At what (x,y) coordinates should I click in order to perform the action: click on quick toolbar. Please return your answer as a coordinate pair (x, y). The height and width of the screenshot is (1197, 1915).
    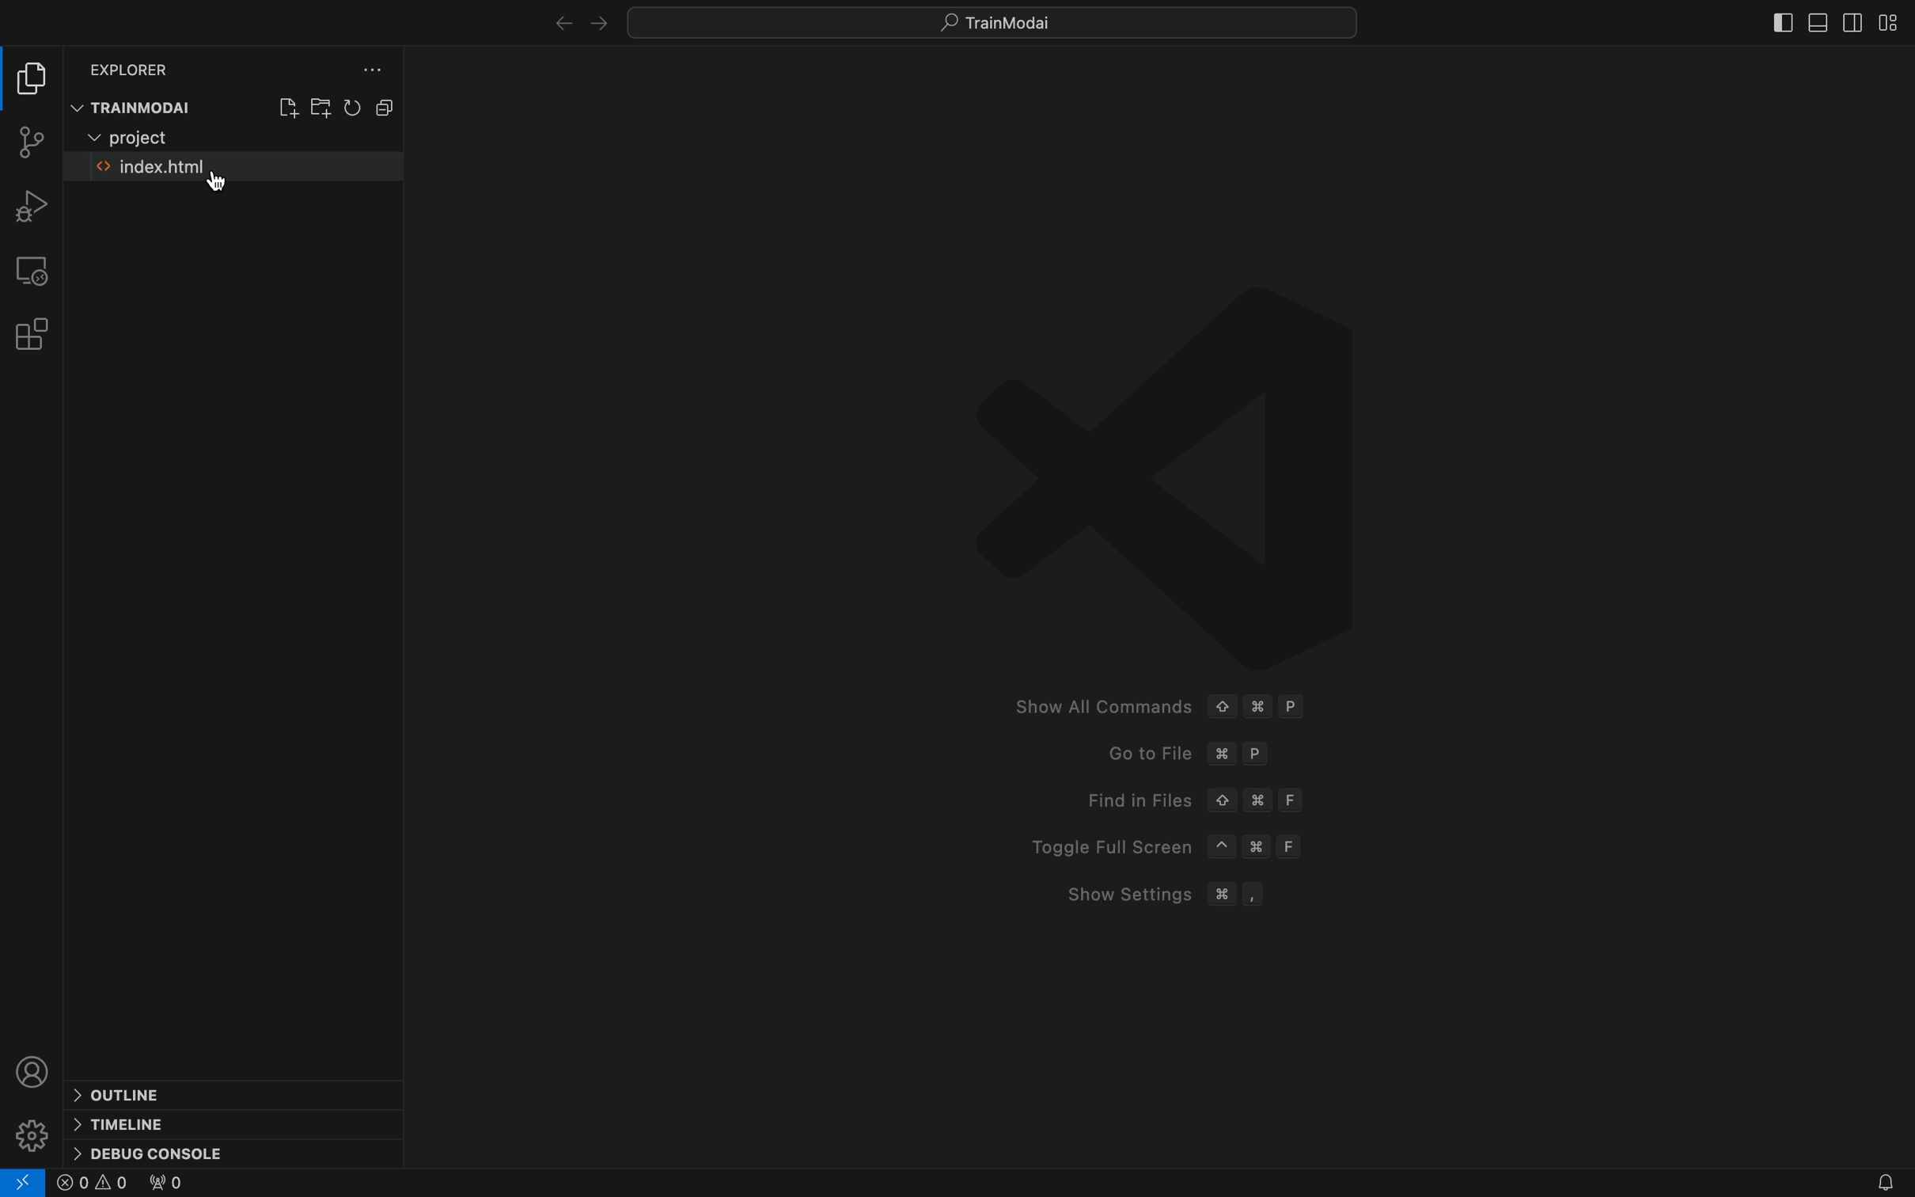
    Looking at the image, I should click on (1011, 22).